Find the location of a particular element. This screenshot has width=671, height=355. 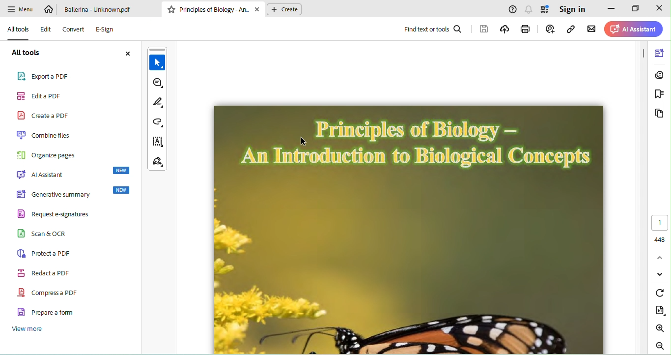

find text or tools is located at coordinates (433, 30).